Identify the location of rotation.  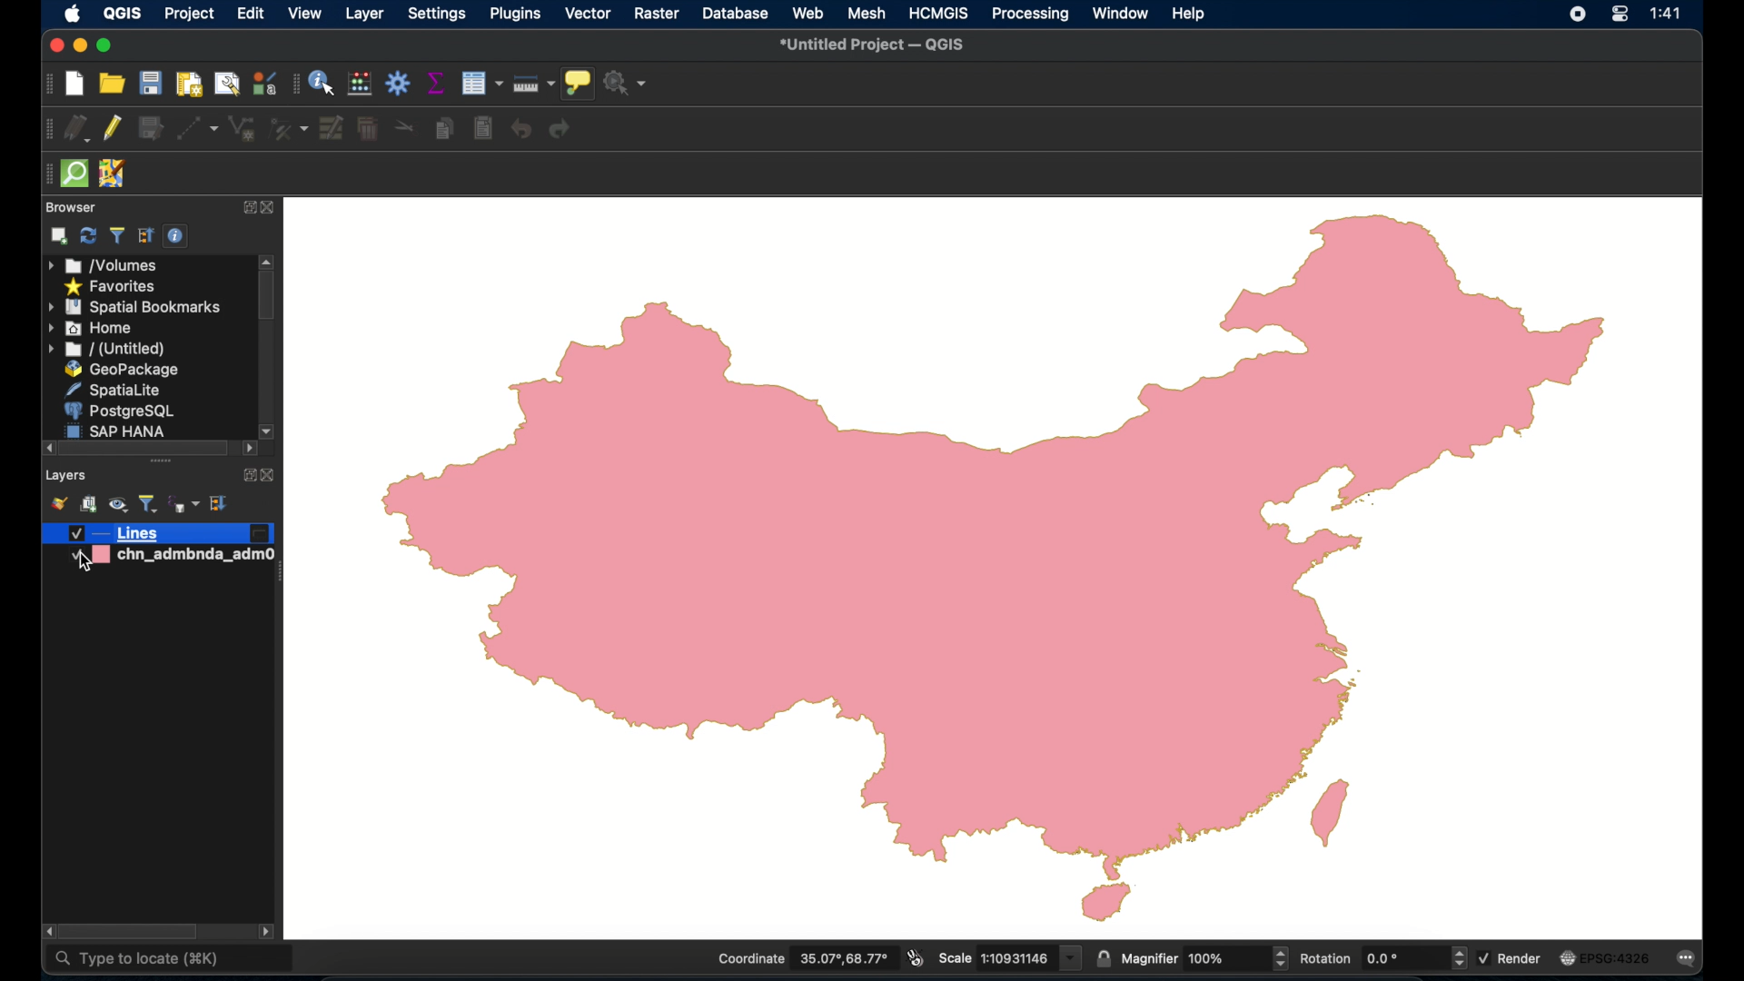
(1382, 957).